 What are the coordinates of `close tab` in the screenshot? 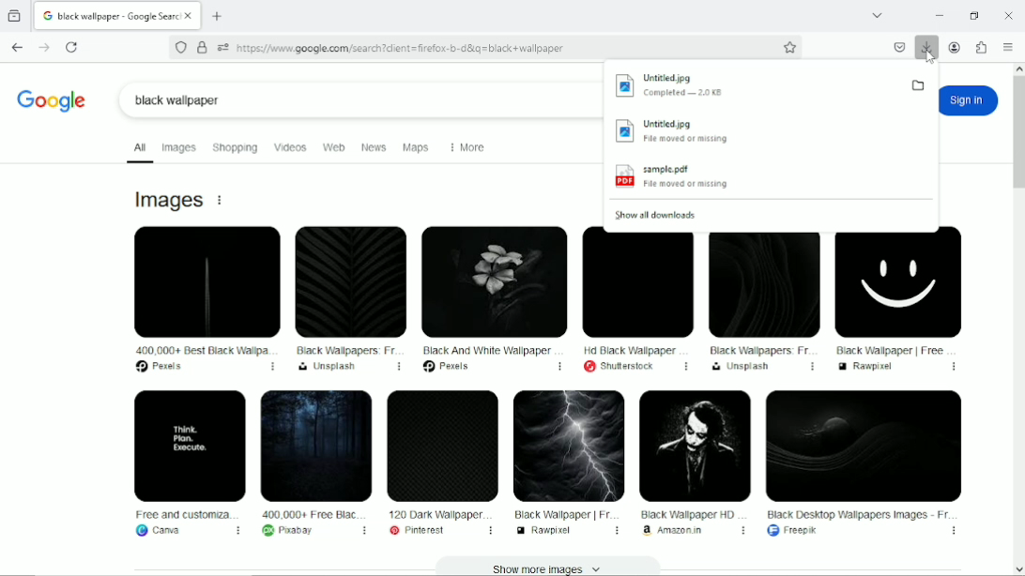 It's located at (191, 15).